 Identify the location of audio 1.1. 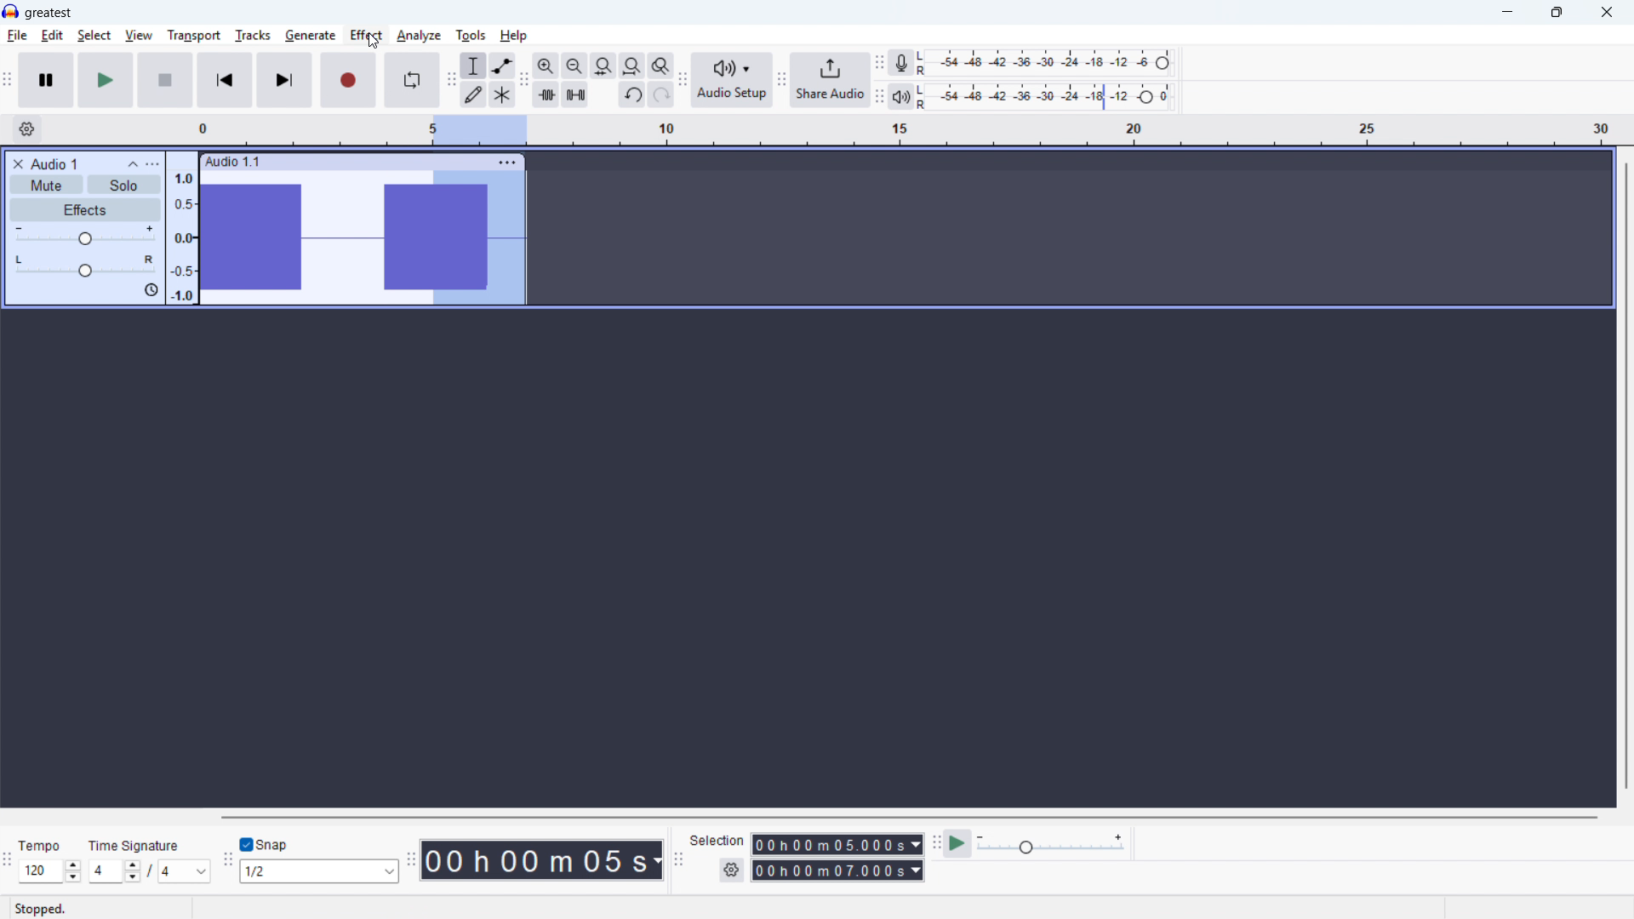
(232, 160).